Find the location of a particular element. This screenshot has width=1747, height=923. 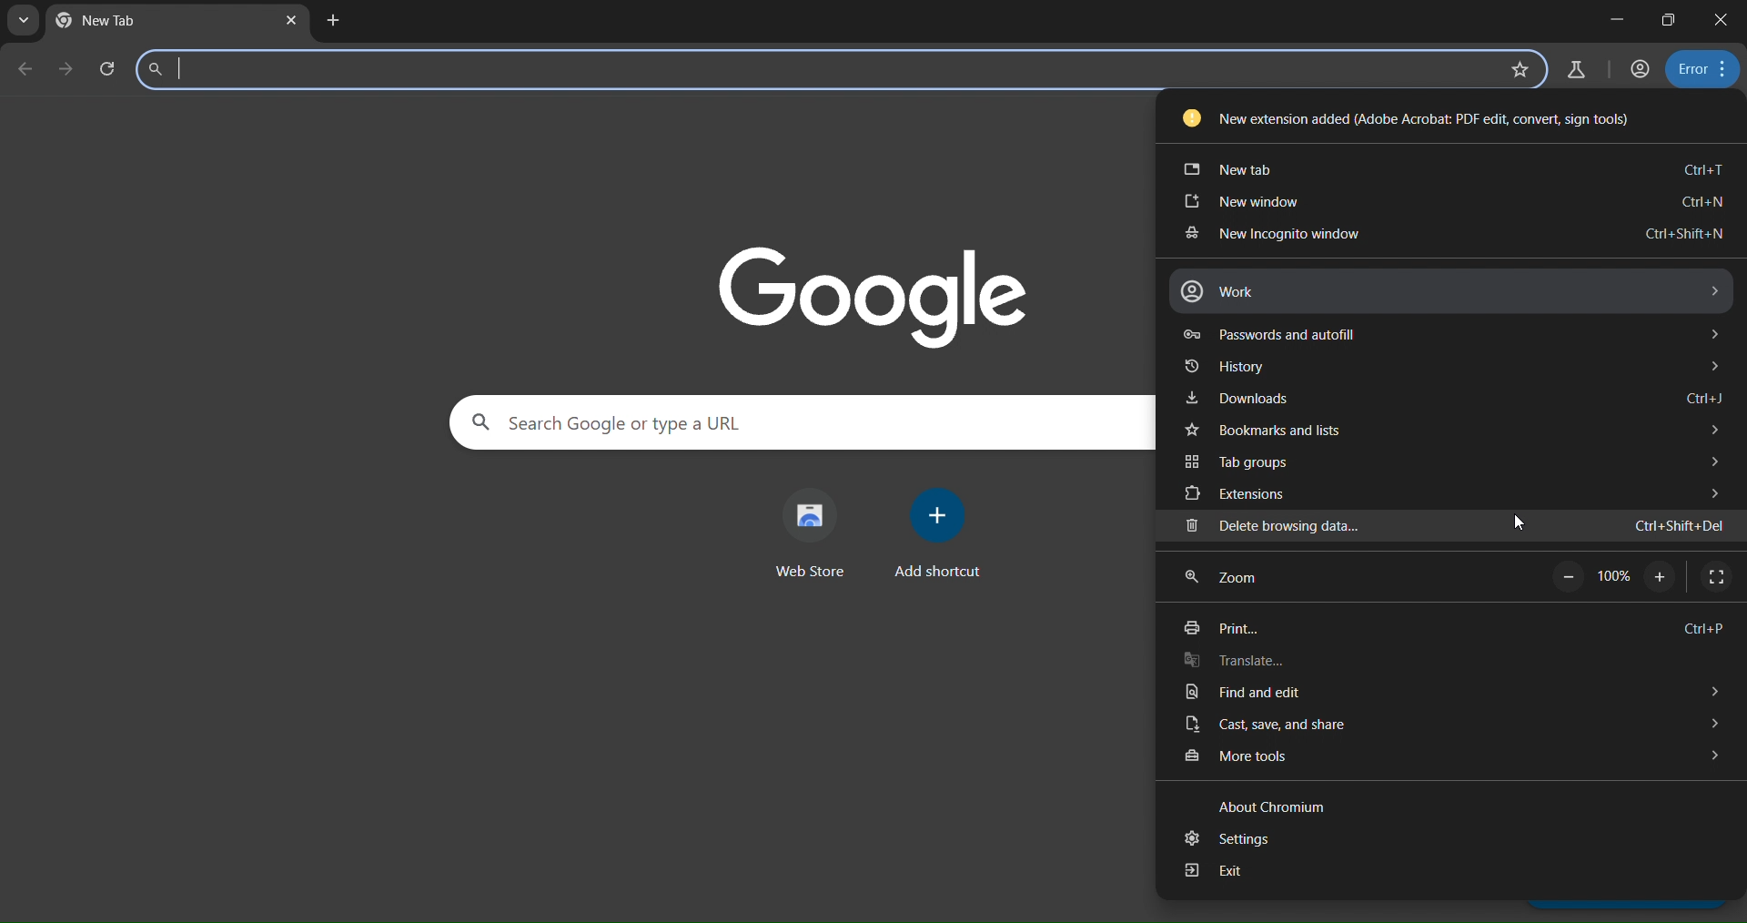

about chromium is located at coordinates (1277, 805).